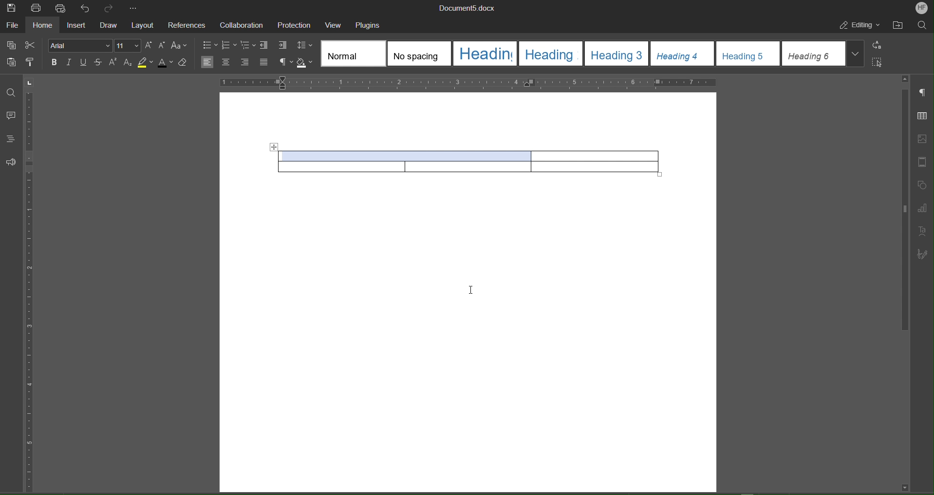 The height and width of the screenshot is (495, 934). I want to click on Layout, so click(145, 27).